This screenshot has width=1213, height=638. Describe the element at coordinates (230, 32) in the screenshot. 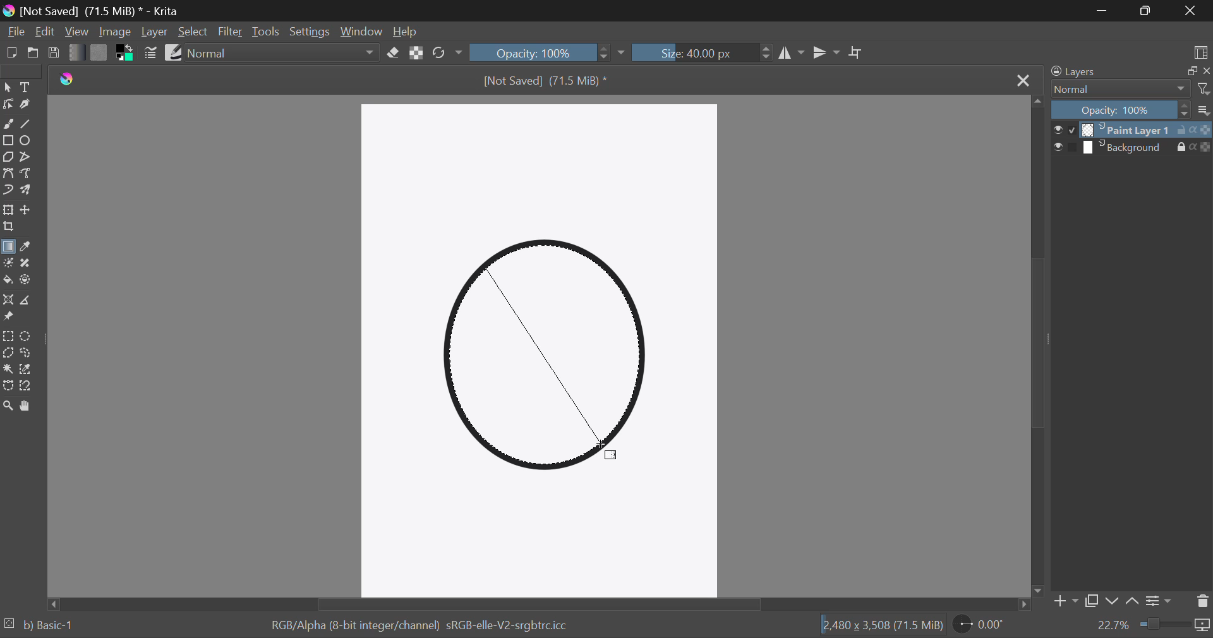

I see `Filter` at that location.